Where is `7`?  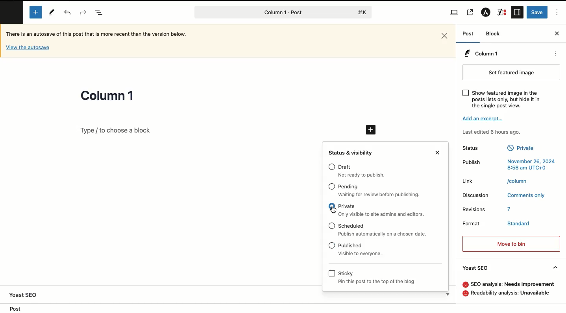
7 is located at coordinates (511, 209).